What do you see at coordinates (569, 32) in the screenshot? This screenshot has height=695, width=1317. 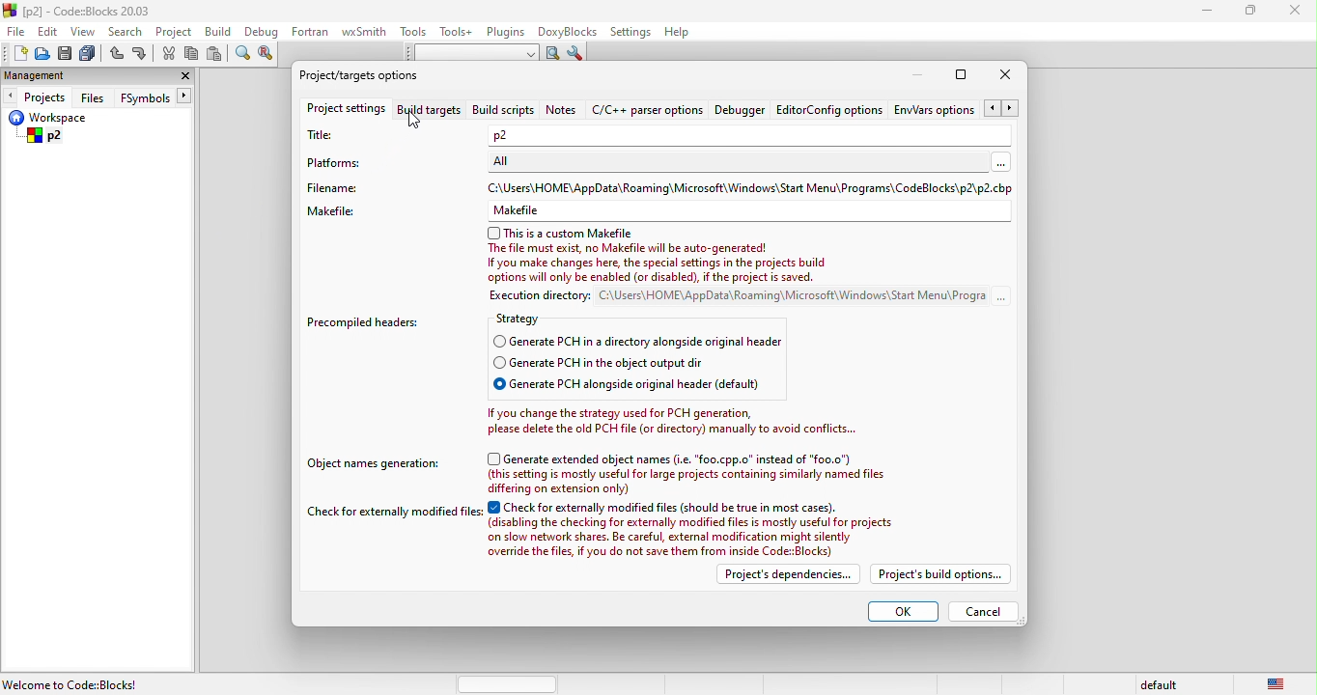 I see `doxyblocks` at bounding box center [569, 32].